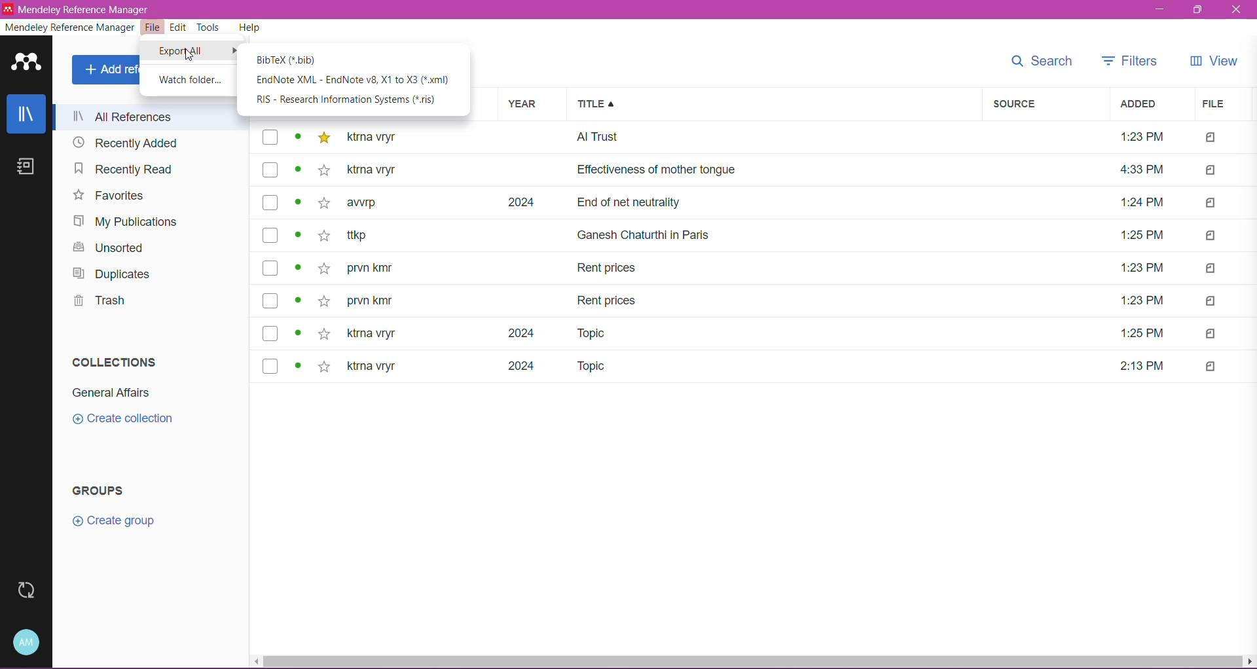 This screenshot has height=669, width=1257. What do you see at coordinates (191, 56) in the screenshot?
I see `cursor` at bounding box center [191, 56].